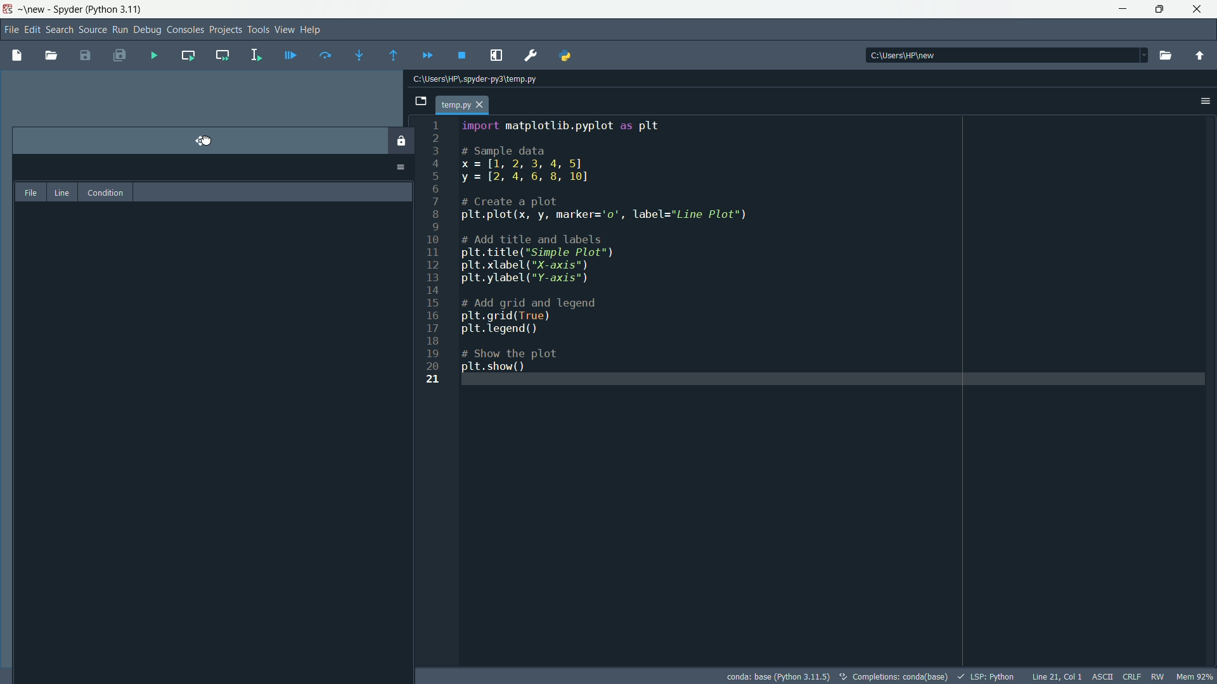 Image resolution: width=1217 pixels, height=684 pixels. What do you see at coordinates (291, 54) in the screenshot?
I see `debug file` at bounding box center [291, 54].